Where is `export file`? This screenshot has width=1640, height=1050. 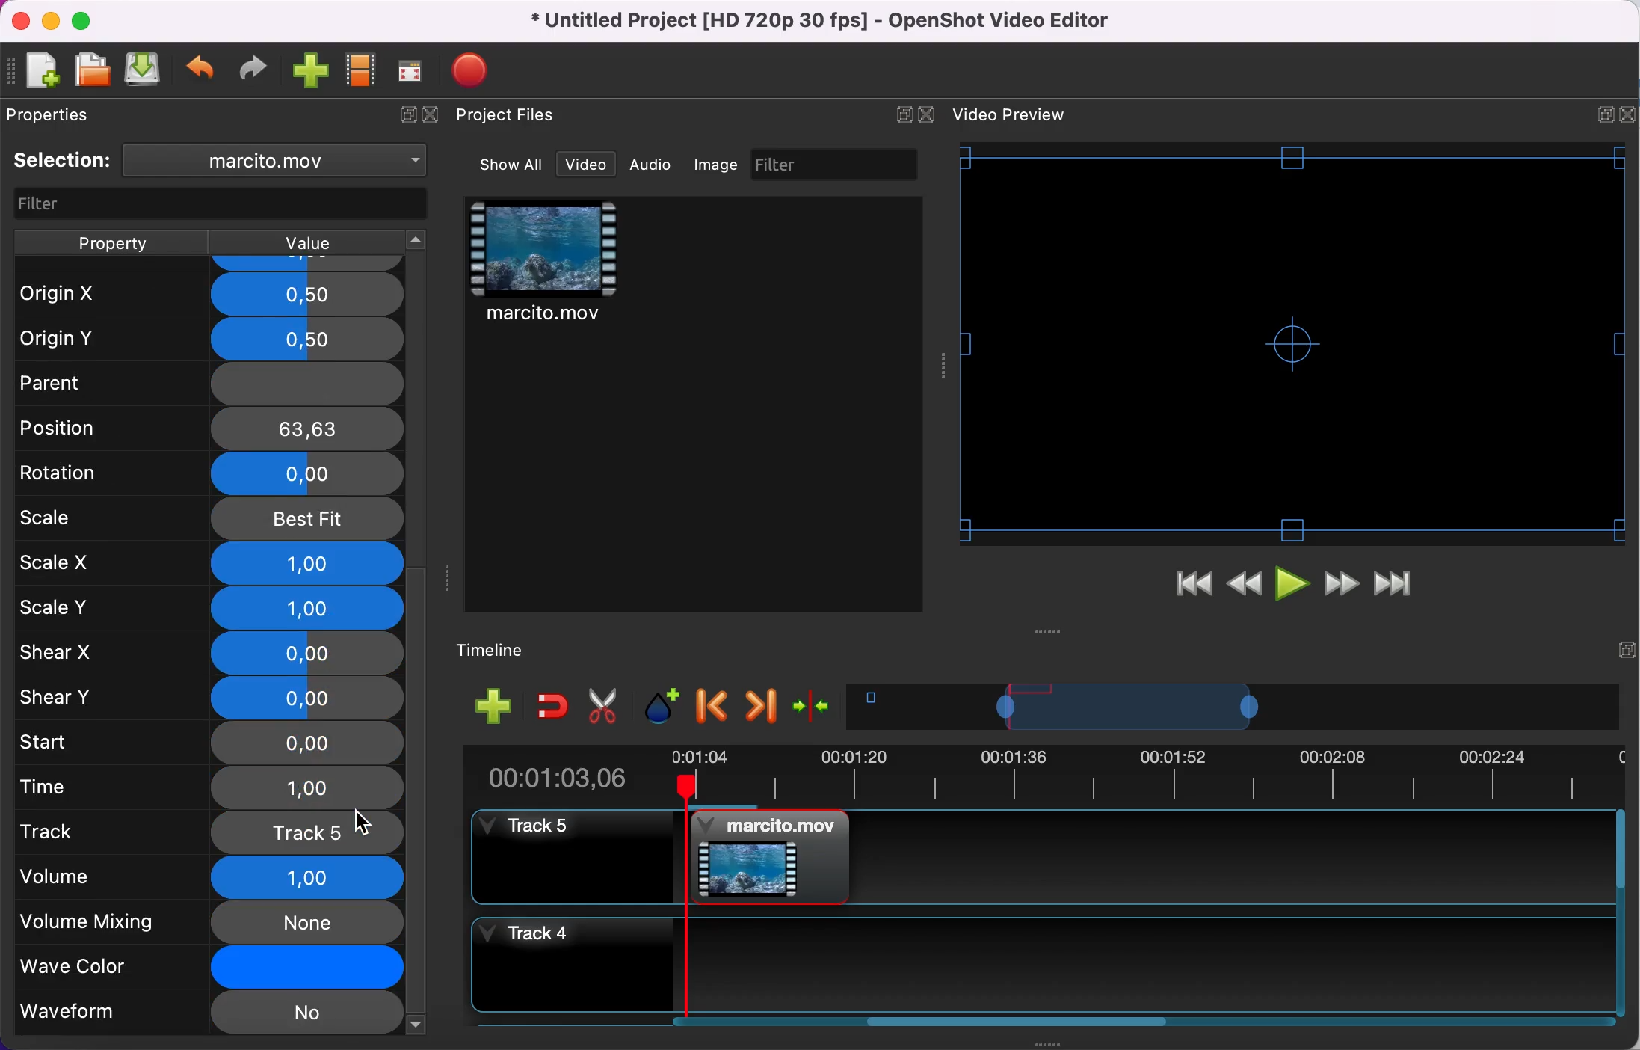
export file is located at coordinates (478, 70).